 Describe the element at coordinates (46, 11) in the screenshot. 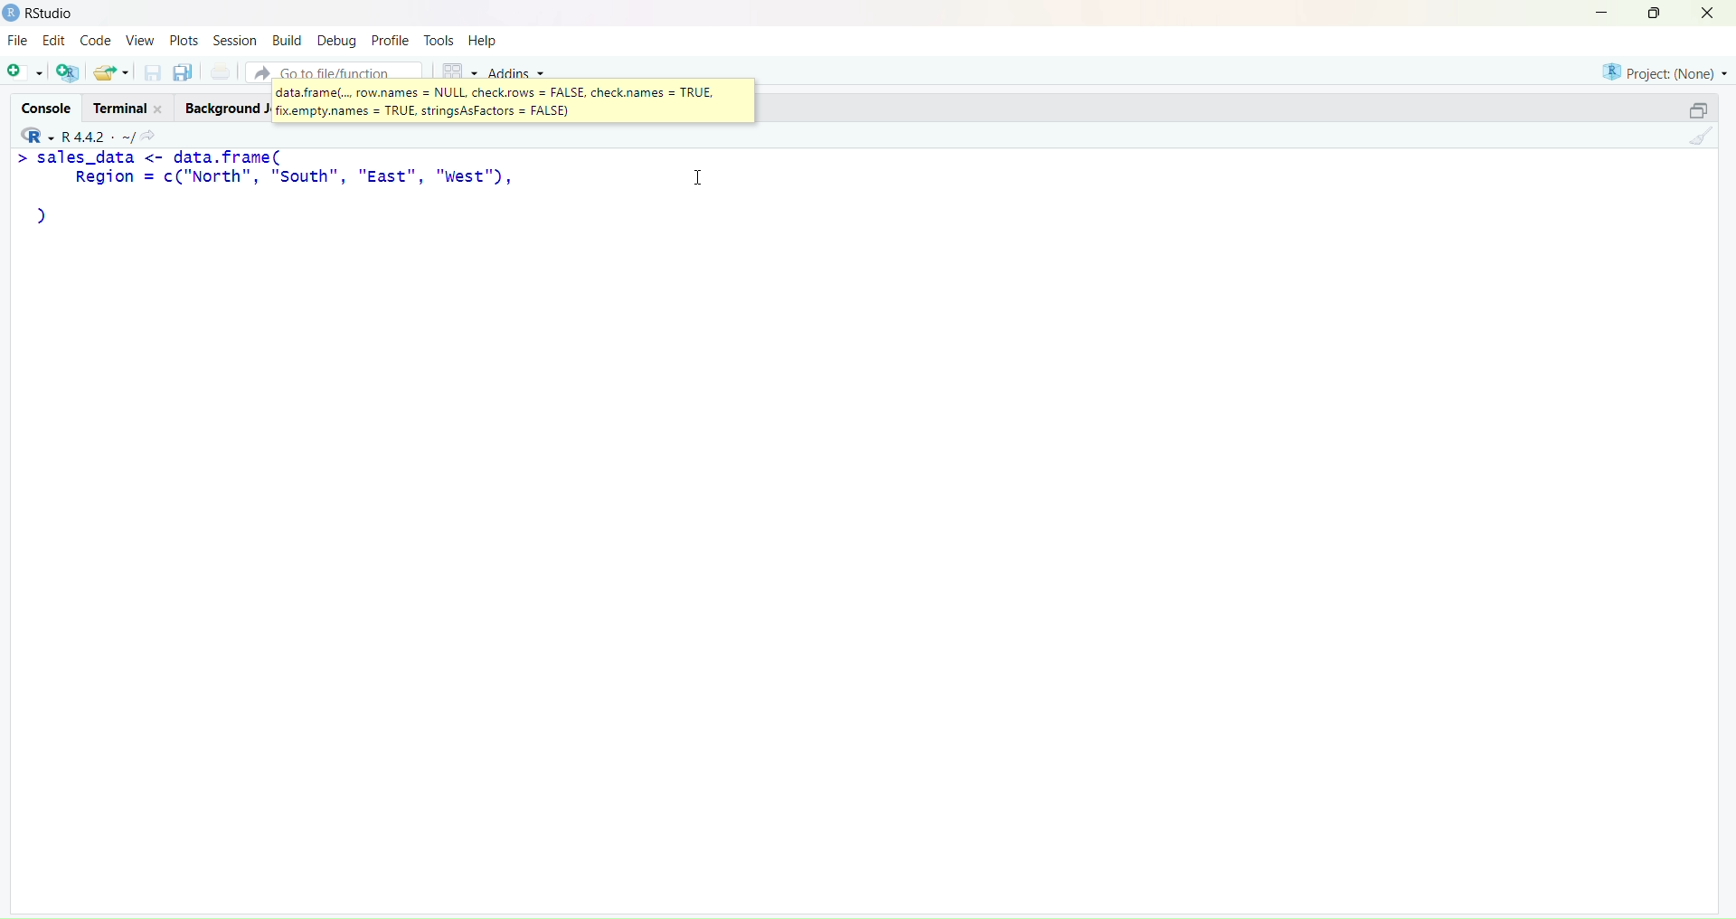

I see `) RStudio` at that location.